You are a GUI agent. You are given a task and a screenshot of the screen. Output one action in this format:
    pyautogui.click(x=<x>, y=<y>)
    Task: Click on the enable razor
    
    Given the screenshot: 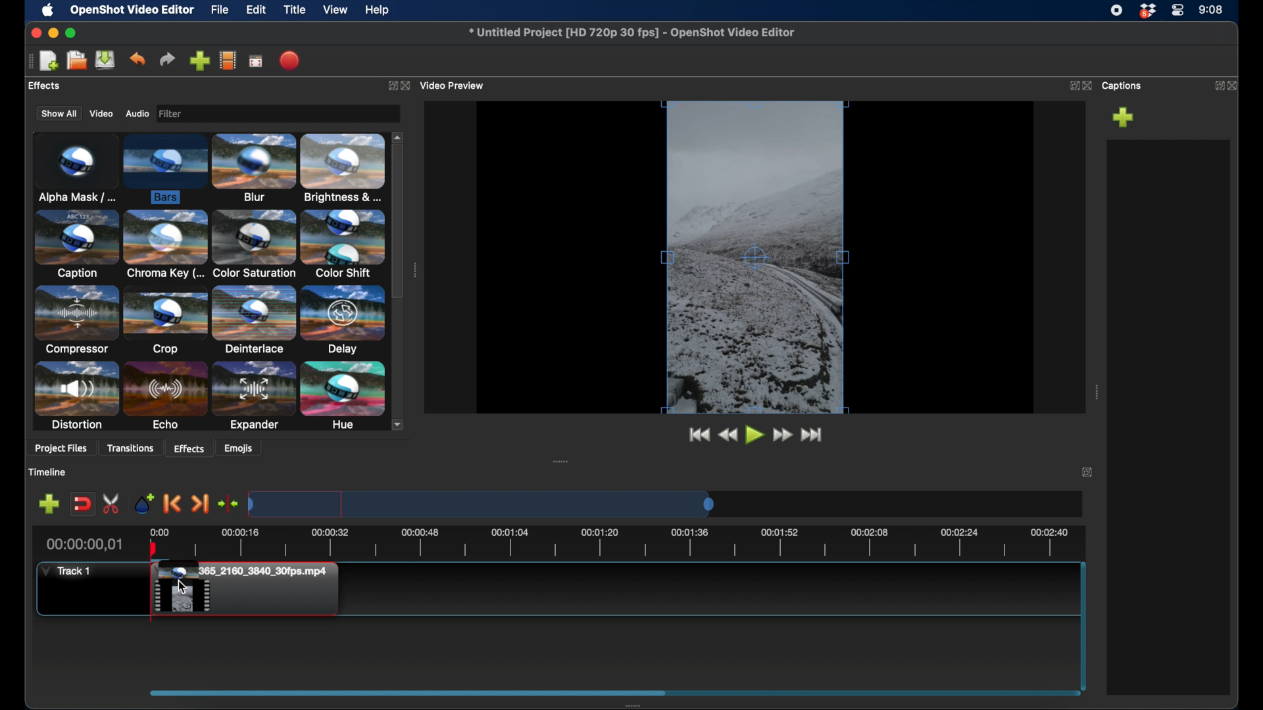 What is the action you would take?
    pyautogui.click(x=112, y=503)
    